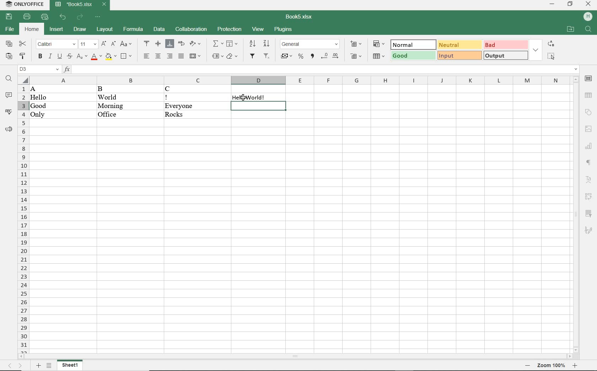  What do you see at coordinates (22, 80) in the screenshot?
I see `Select all cells` at bounding box center [22, 80].